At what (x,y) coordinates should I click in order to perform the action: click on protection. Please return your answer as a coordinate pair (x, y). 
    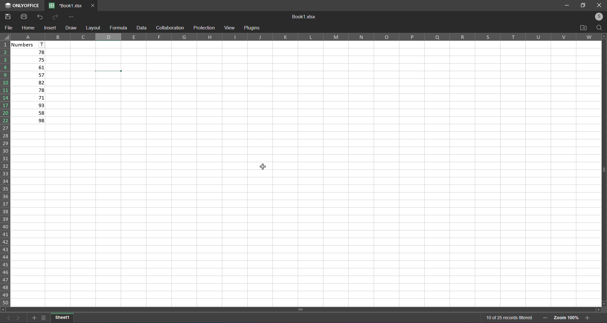
    Looking at the image, I should click on (204, 27).